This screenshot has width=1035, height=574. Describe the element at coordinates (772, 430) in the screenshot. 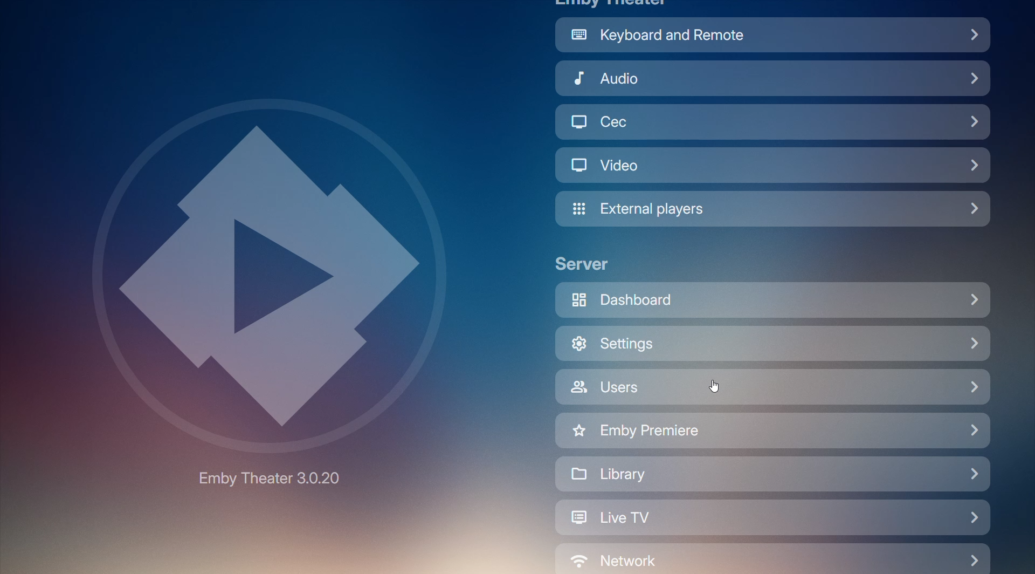

I see `Emby Premiere` at that location.